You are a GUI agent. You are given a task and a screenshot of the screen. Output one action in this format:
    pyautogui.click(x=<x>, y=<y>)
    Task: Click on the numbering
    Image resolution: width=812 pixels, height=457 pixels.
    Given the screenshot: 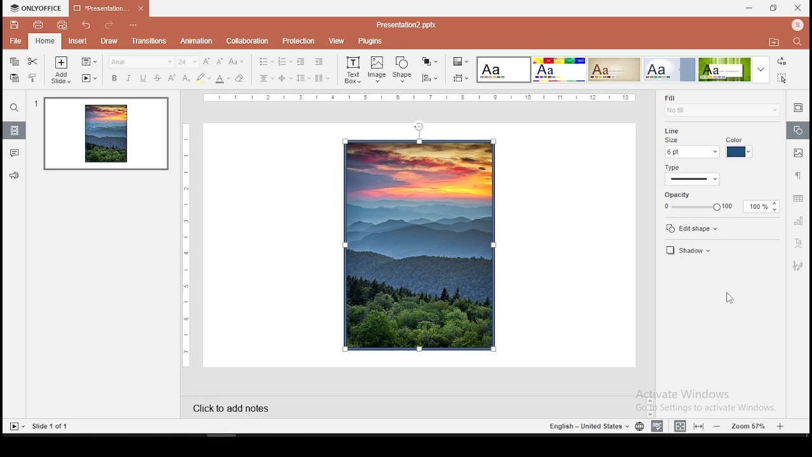 What is the action you would take?
    pyautogui.click(x=284, y=61)
    